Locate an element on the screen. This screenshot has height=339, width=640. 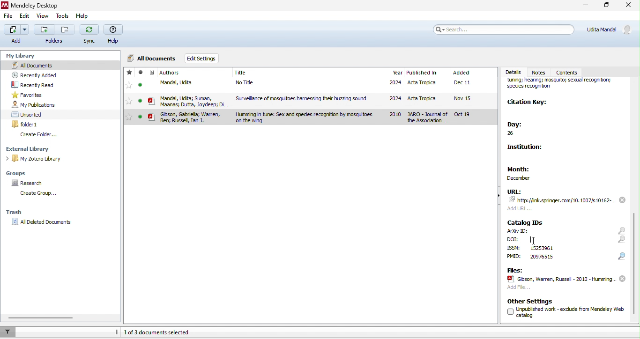
my publication is located at coordinates (34, 105).